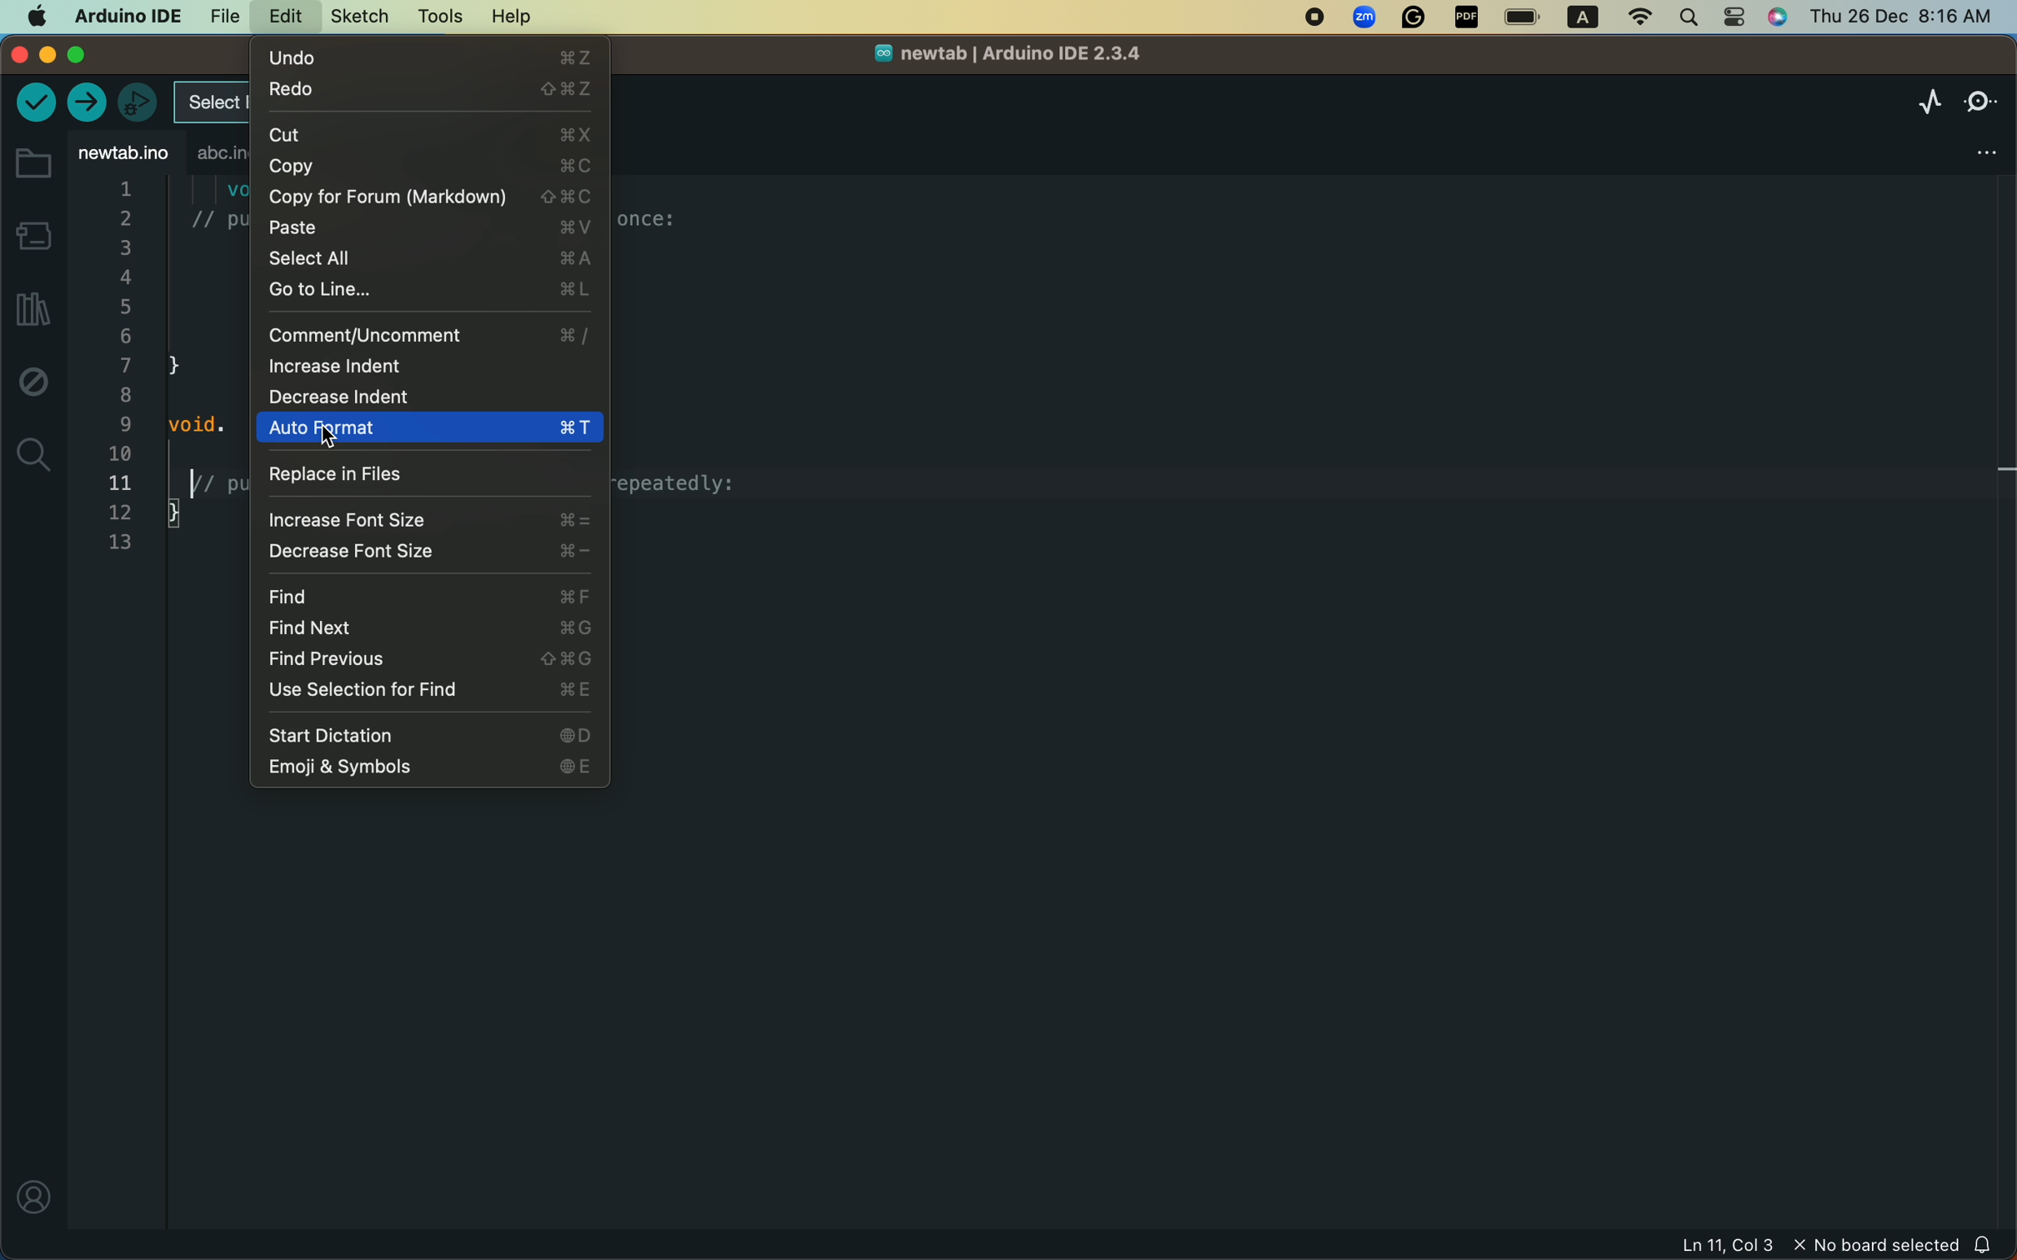 This screenshot has width=2017, height=1260. What do you see at coordinates (123, 14) in the screenshot?
I see `arduiono` at bounding box center [123, 14].